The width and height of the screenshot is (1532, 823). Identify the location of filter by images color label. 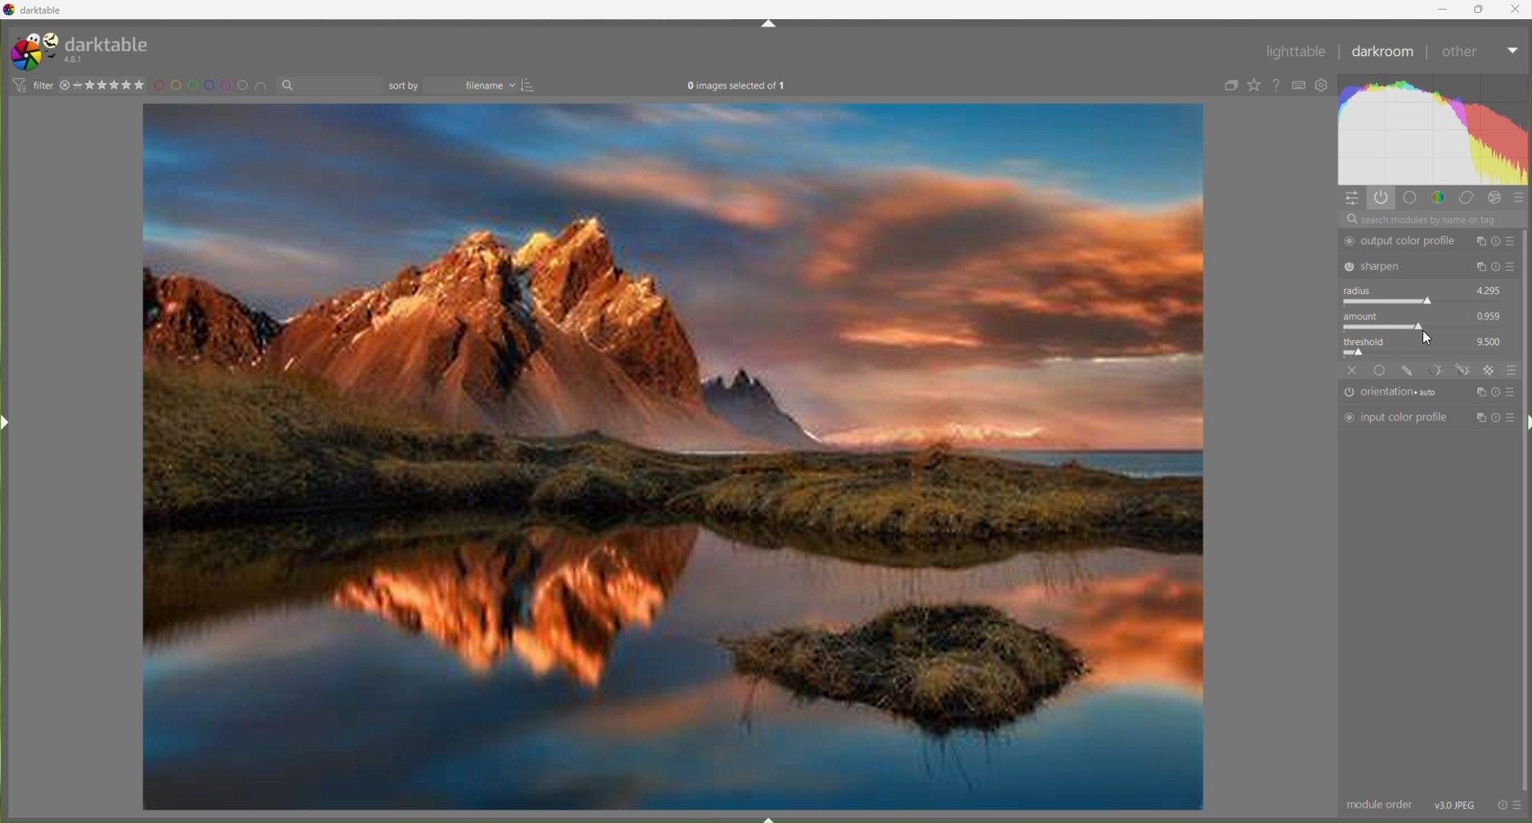
(213, 85).